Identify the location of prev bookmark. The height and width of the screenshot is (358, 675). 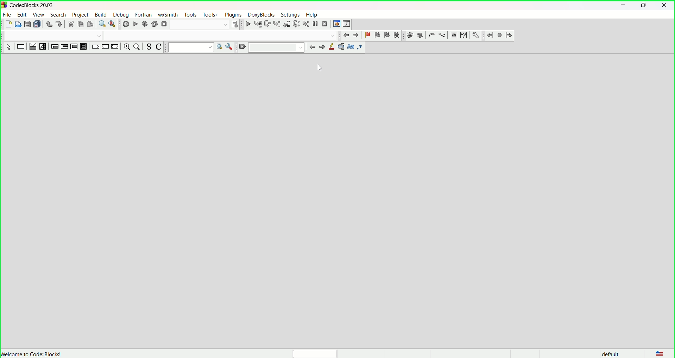
(377, 34).